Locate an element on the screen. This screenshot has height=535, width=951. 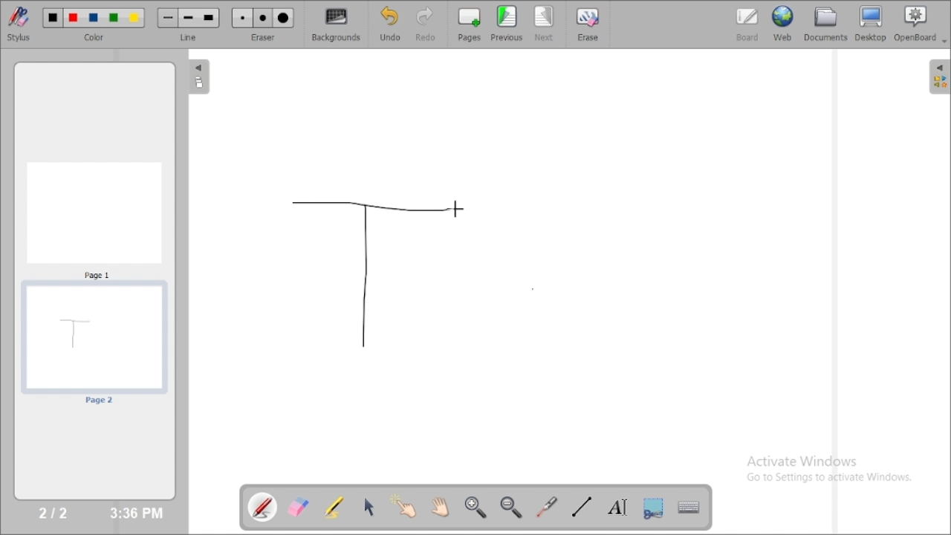
highlight is located at coordinates (334, 506).